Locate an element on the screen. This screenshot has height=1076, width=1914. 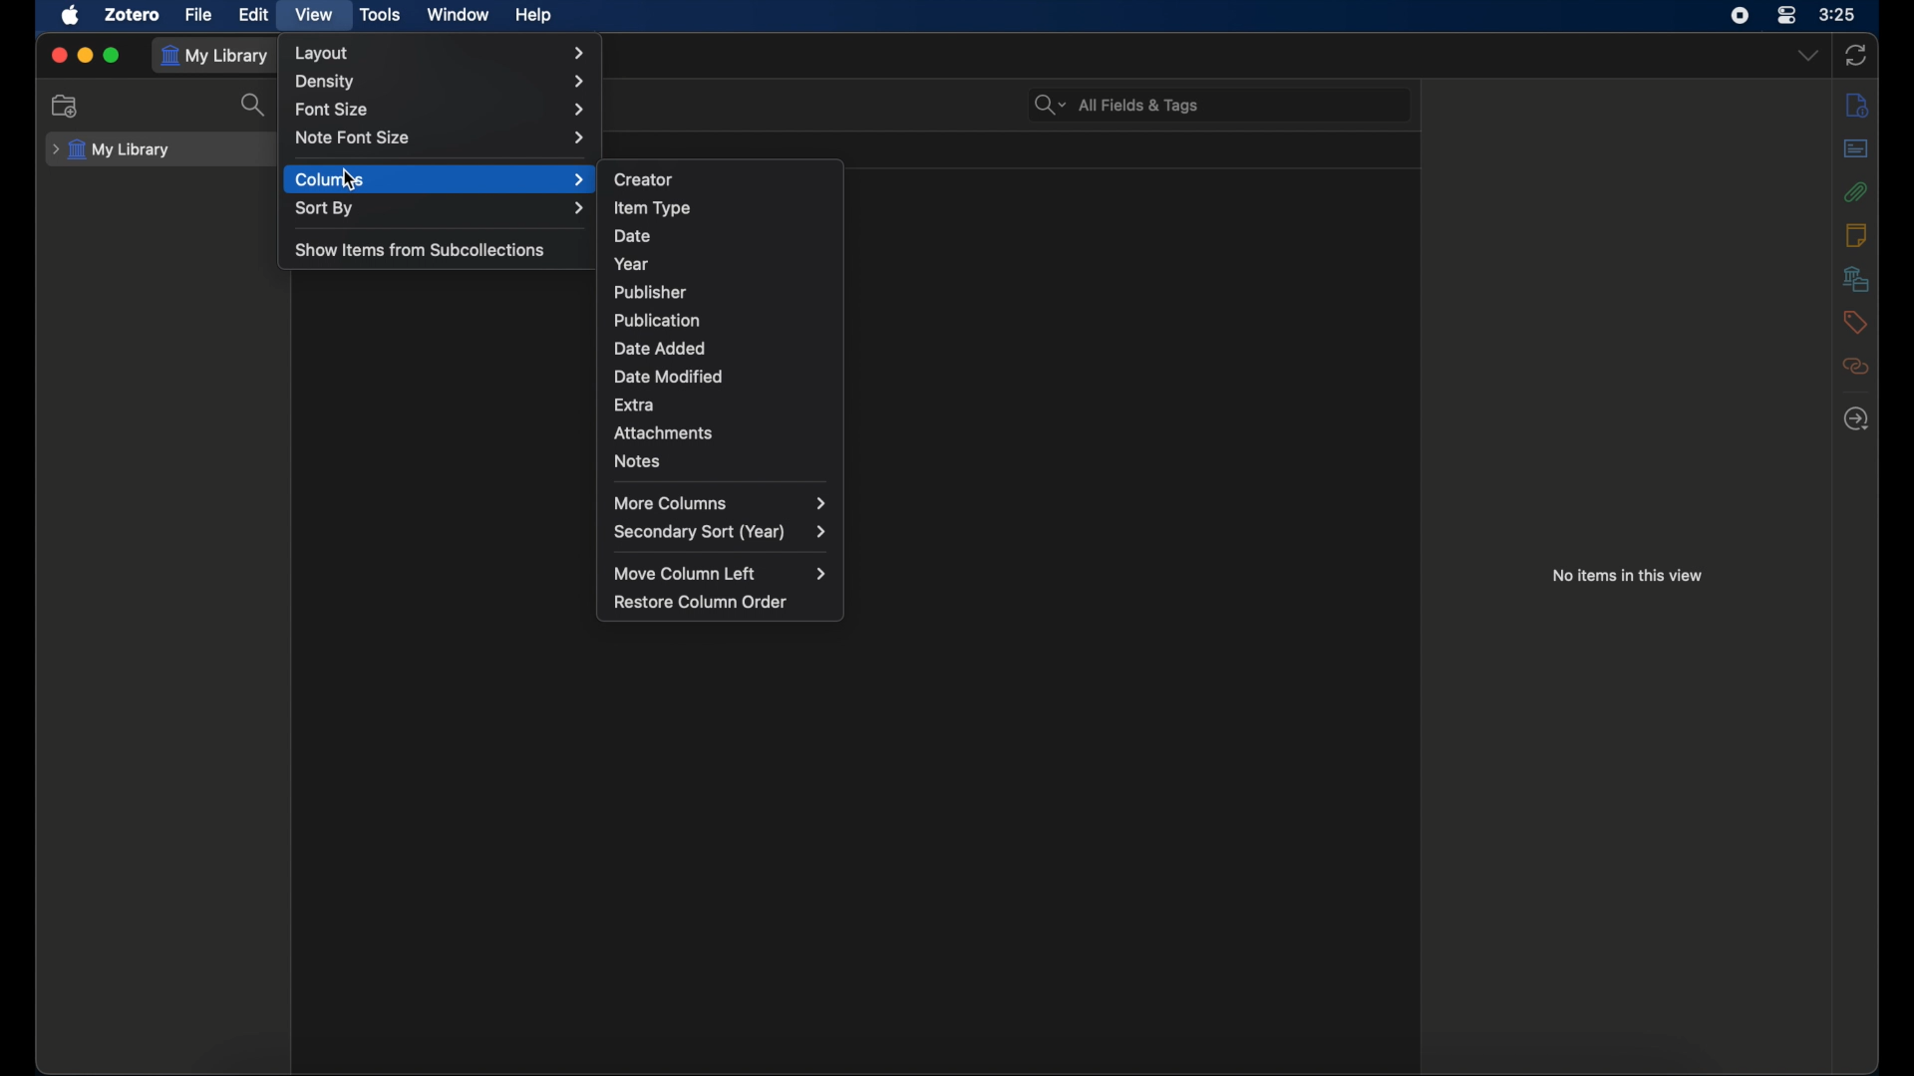
date modified is located at coordinates (672, 378).